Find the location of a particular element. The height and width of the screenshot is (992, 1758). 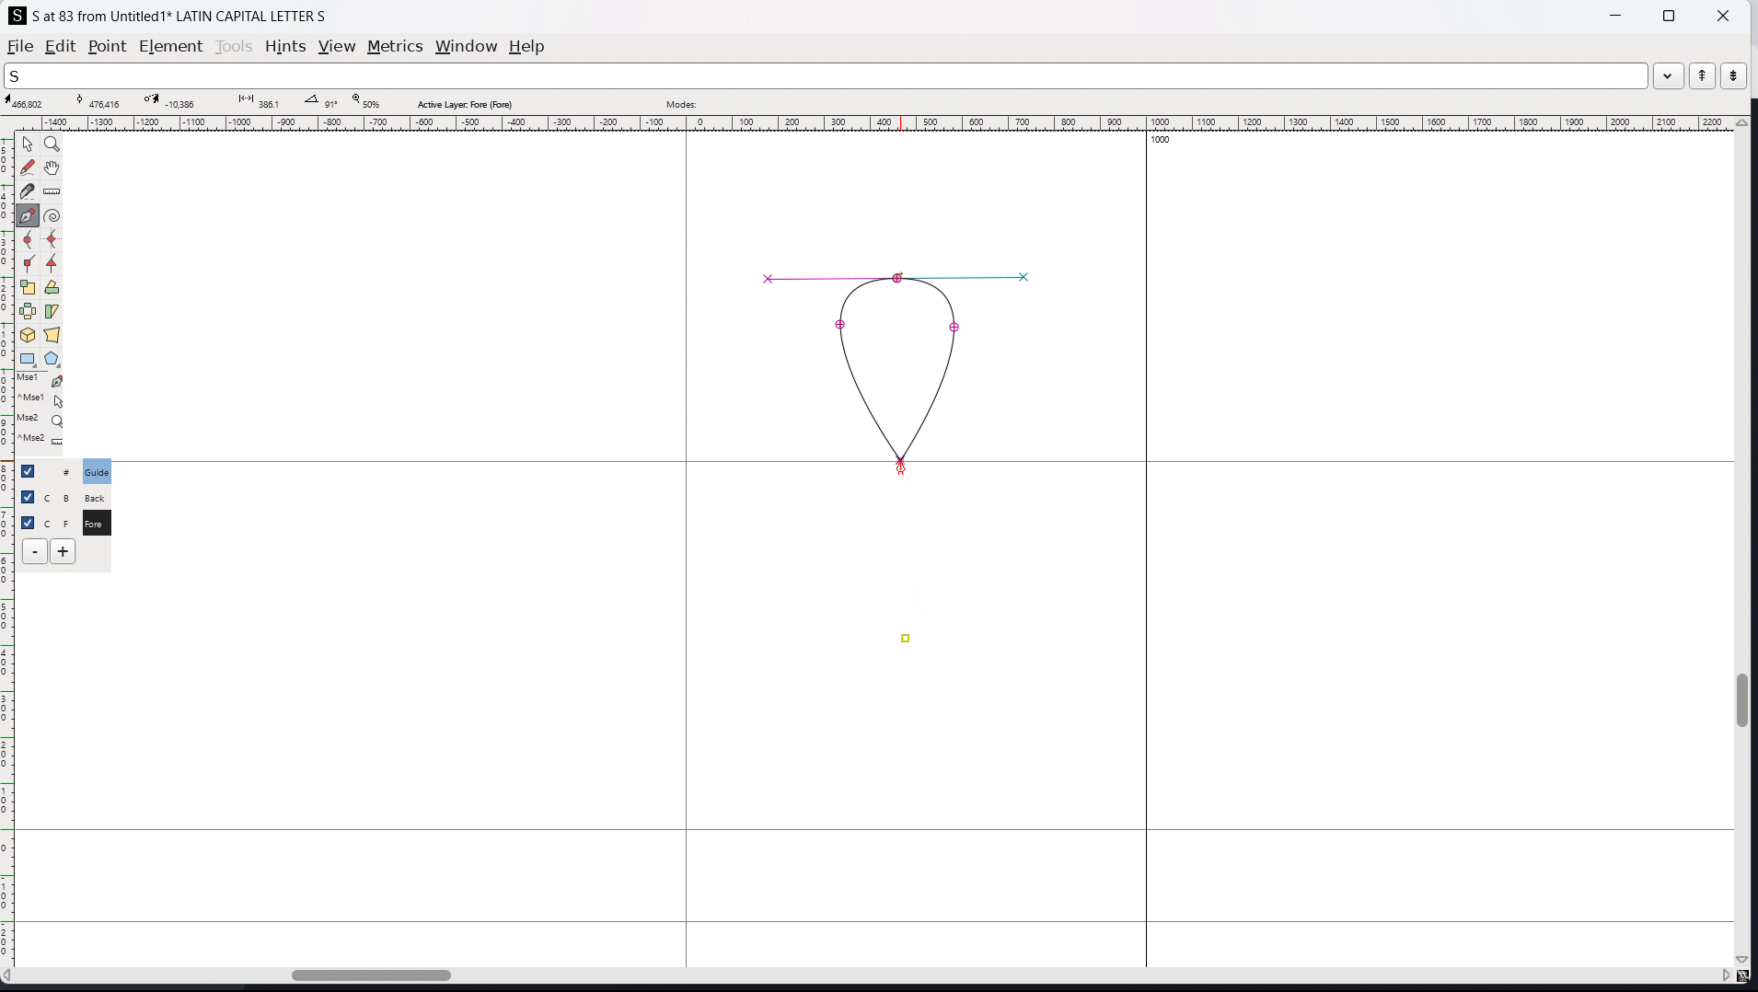

^Mse1 is located at coordinates (41, 400).